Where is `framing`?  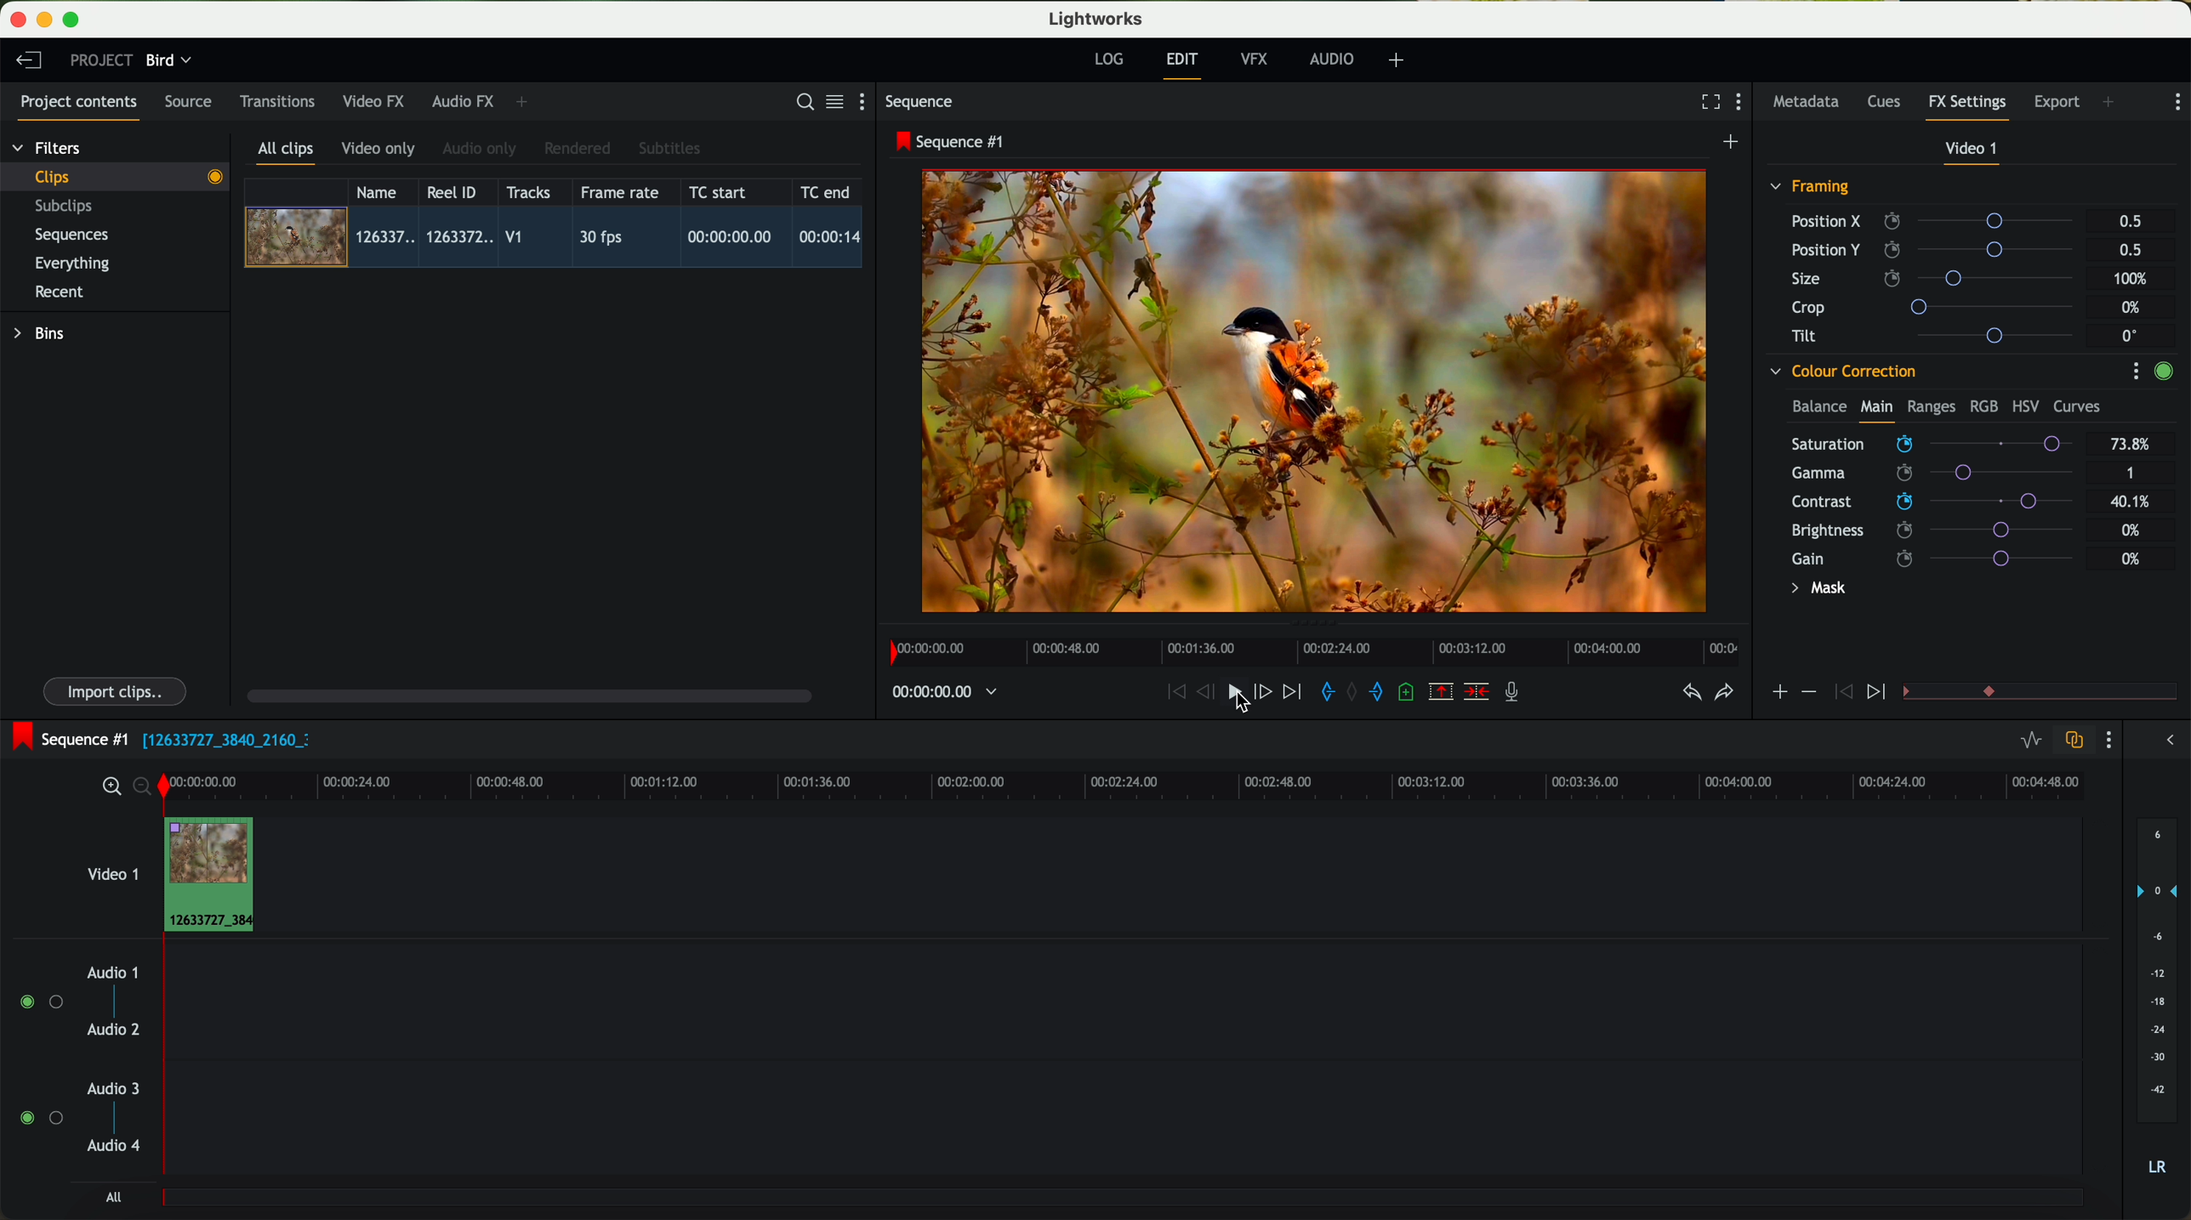
framing is located at coordinates (1811, 189).